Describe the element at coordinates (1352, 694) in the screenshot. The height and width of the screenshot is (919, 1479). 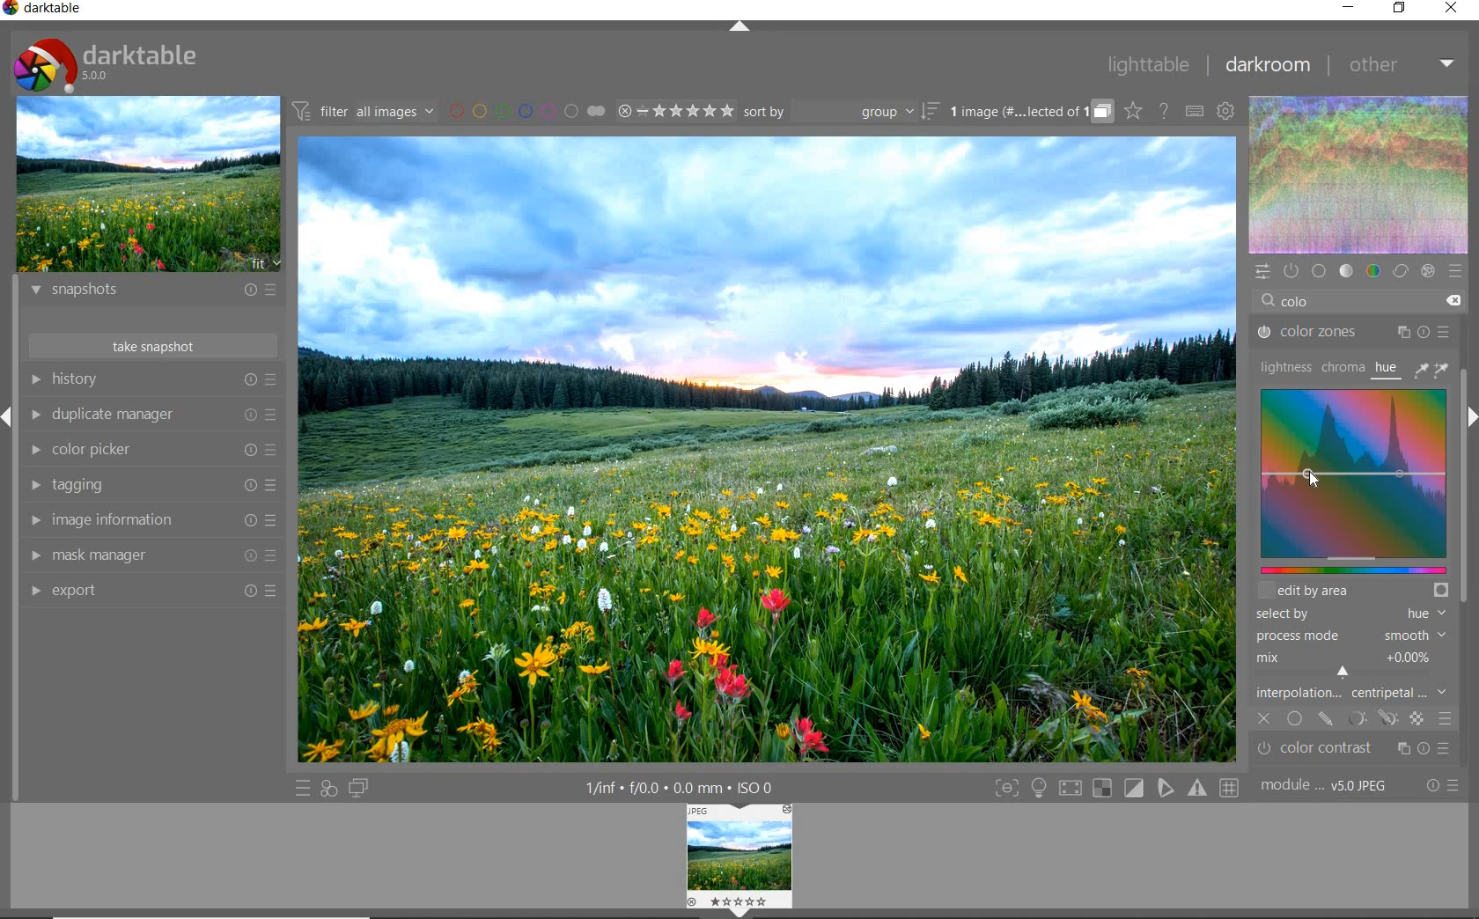
I see `interpolation` at that location.